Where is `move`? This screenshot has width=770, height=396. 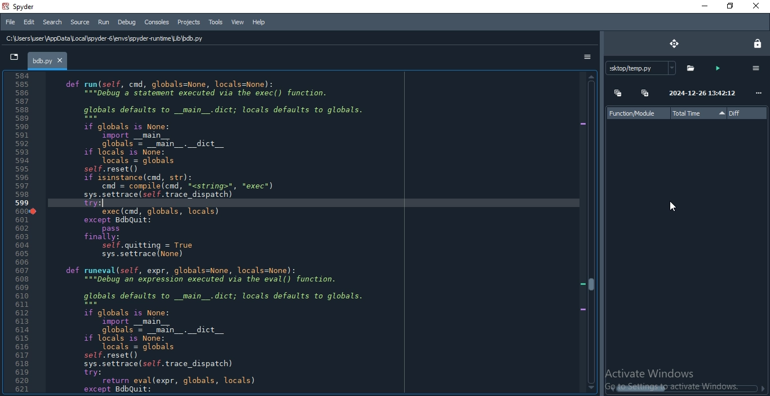
move is located at coordinates (670, 45).